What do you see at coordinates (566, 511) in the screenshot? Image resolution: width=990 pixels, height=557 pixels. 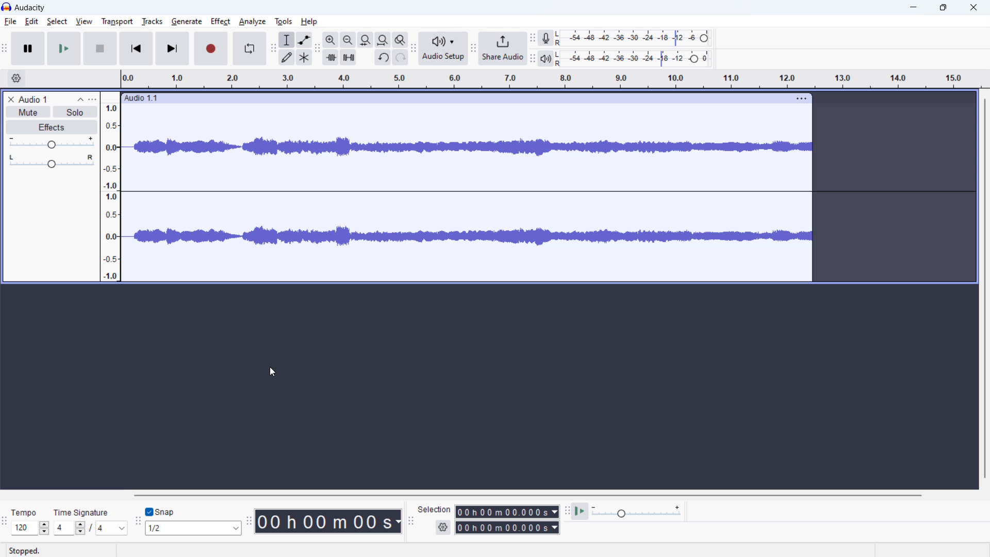 I see `play at speed toolbar` at bounding box center [566, 511].